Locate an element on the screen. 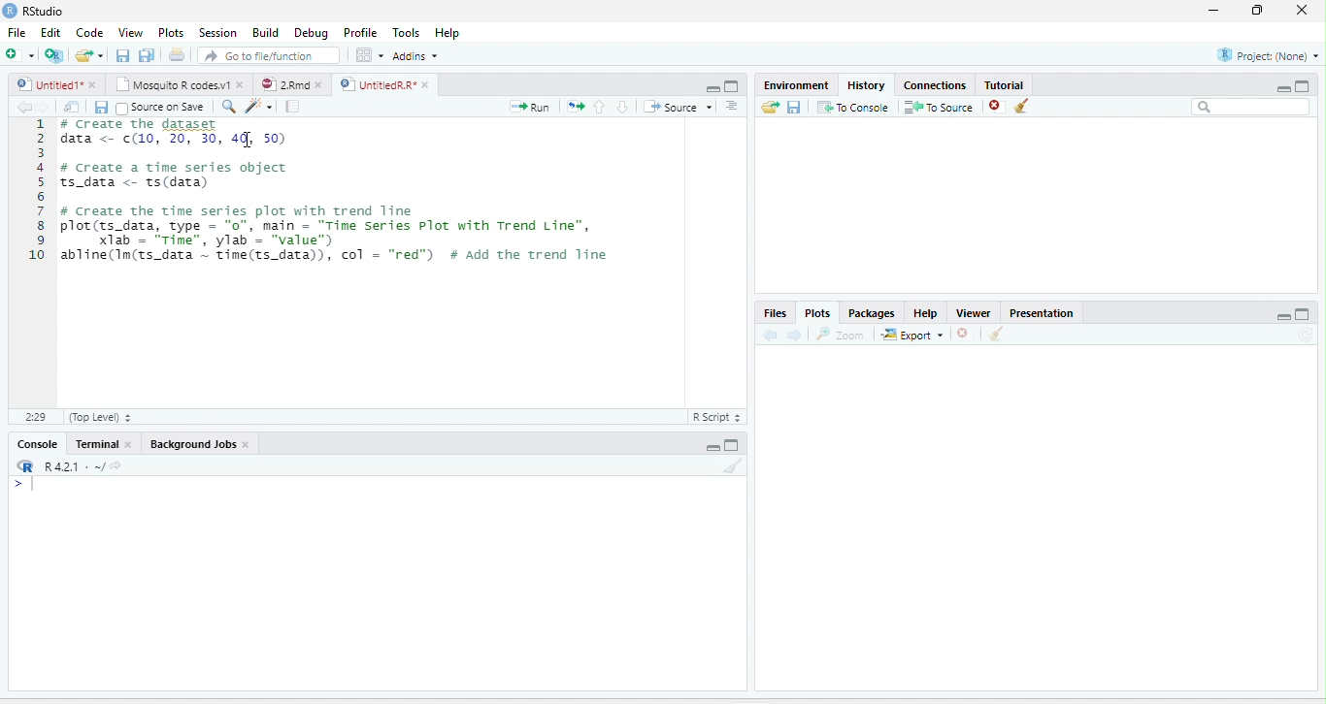 The height and width of the screenshot is (704, 1326). close is located at coordinates (319, 84).